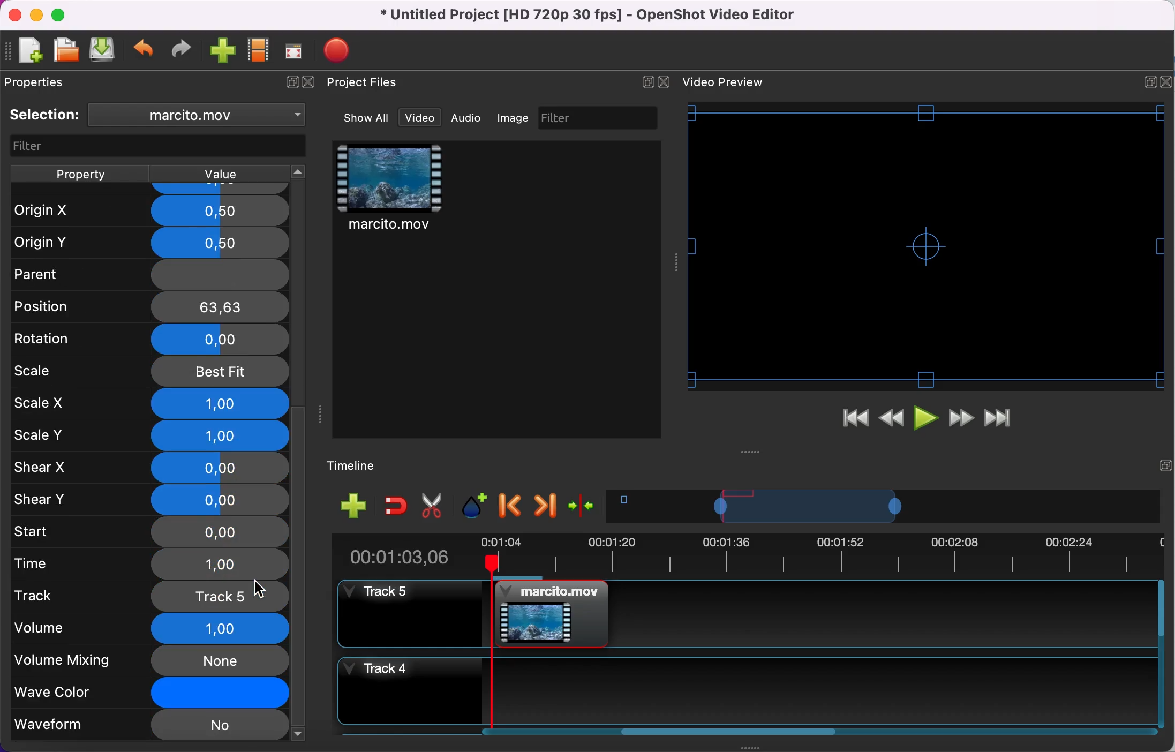 Image resolution: width=1175 pixels, height=752 pixels. What do you see at coordinates (259, 50) in the screenshot?
I see `choose profile` at bounding box center [259, 50].